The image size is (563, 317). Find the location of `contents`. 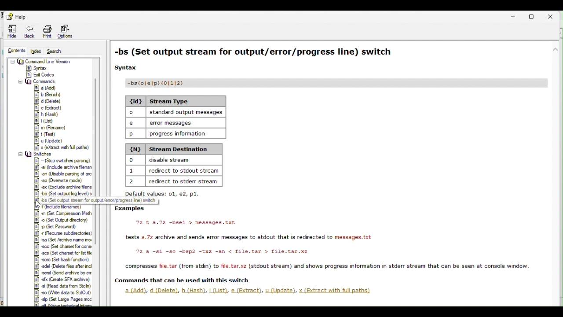

contents is located at coordinates (15, 51).